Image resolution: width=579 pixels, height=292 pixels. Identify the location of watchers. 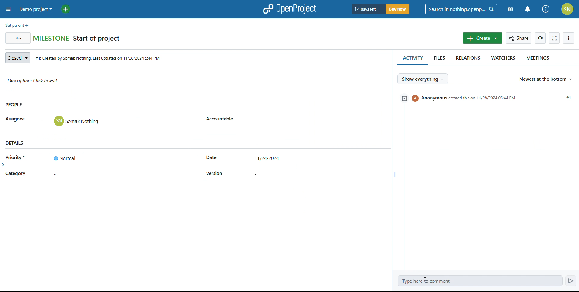
(502, 59).